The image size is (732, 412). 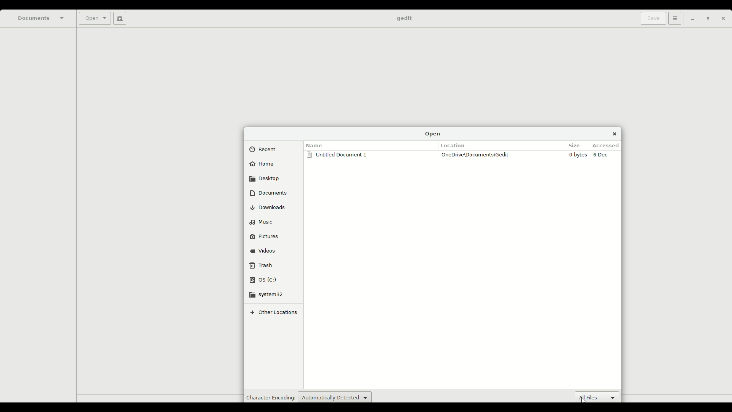 What do you see at coordinates (263, 165) in the screenshot?
I see `Home` at bounding box center [263, 165].